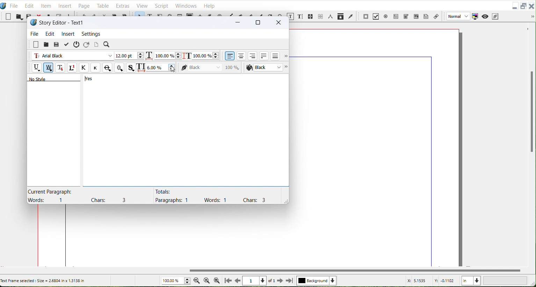 This screenshot has width=536, height=287. What do you see at coordinates (432, 163) in the screenshot?
I see `right margin` at bounding box center [432, 163].